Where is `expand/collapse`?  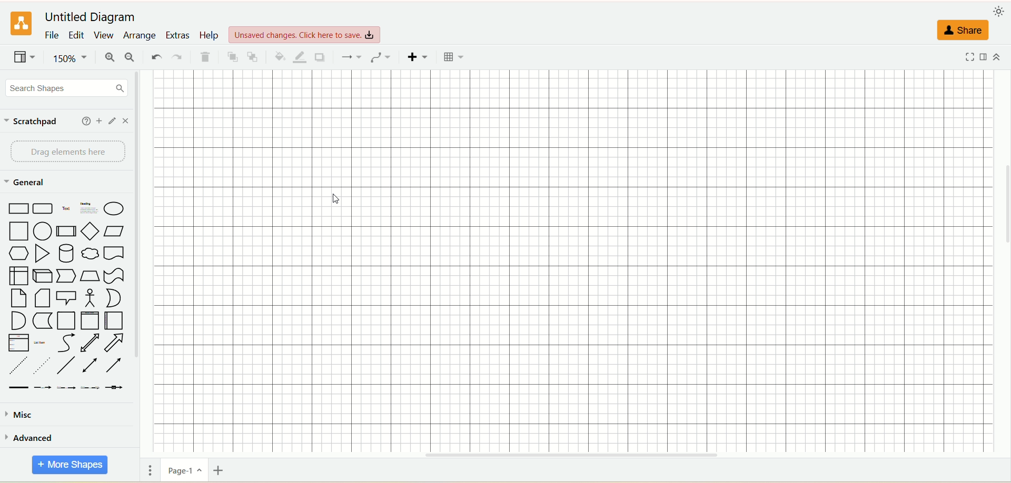
expand/collapse is located at coordinates (999, 55).